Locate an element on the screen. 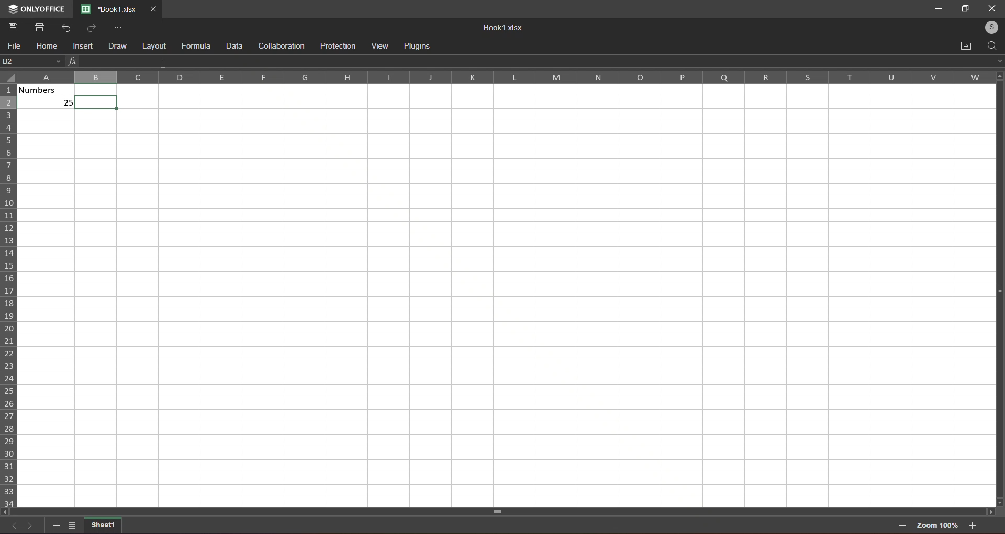 The image size is (1005, 534). current tab is located at coordinates (109, 9).